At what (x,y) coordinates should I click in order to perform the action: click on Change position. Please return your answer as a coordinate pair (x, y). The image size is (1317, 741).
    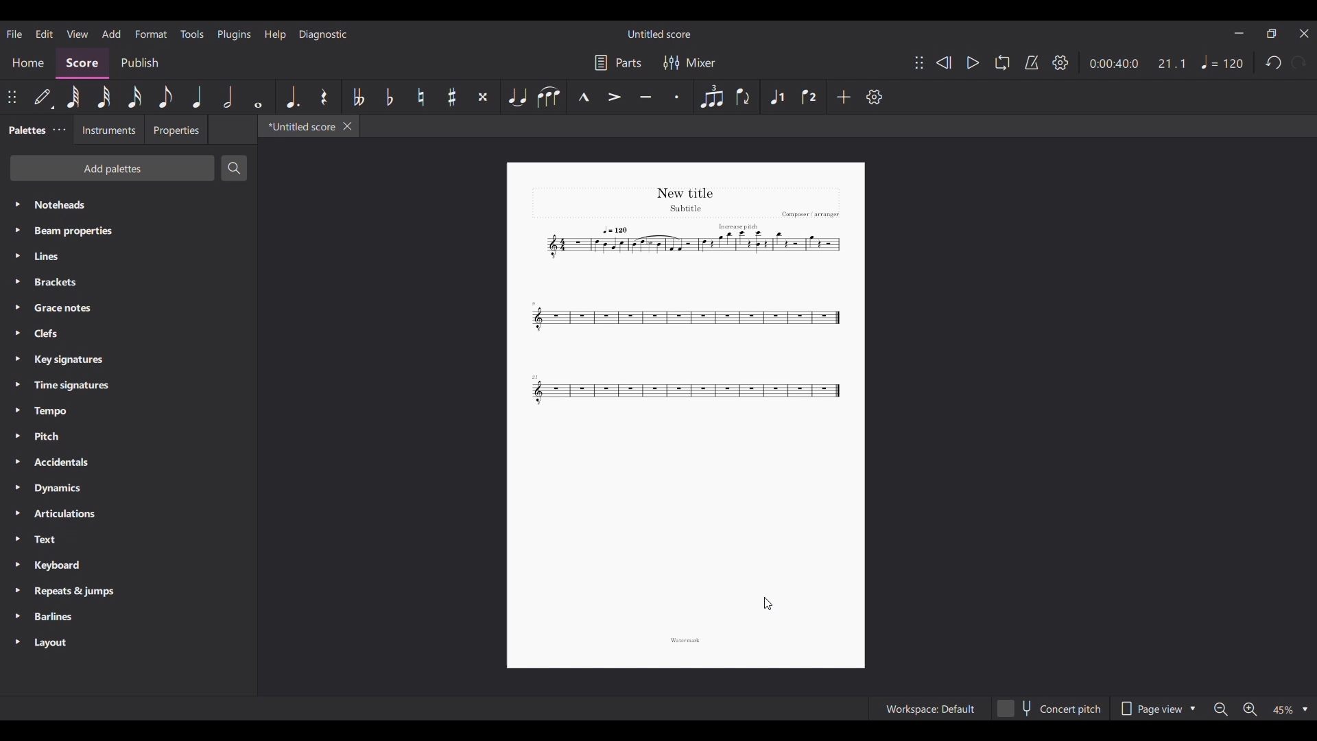
    Looking at the image, I should click on (920, 62).